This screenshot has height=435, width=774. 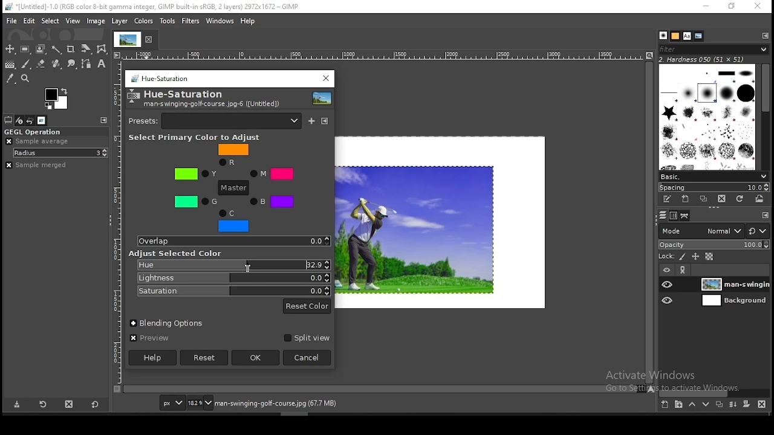 What do you see at coordinates (50, 20) in the screenshot?
I see `select` at bounding box center [50, 20].